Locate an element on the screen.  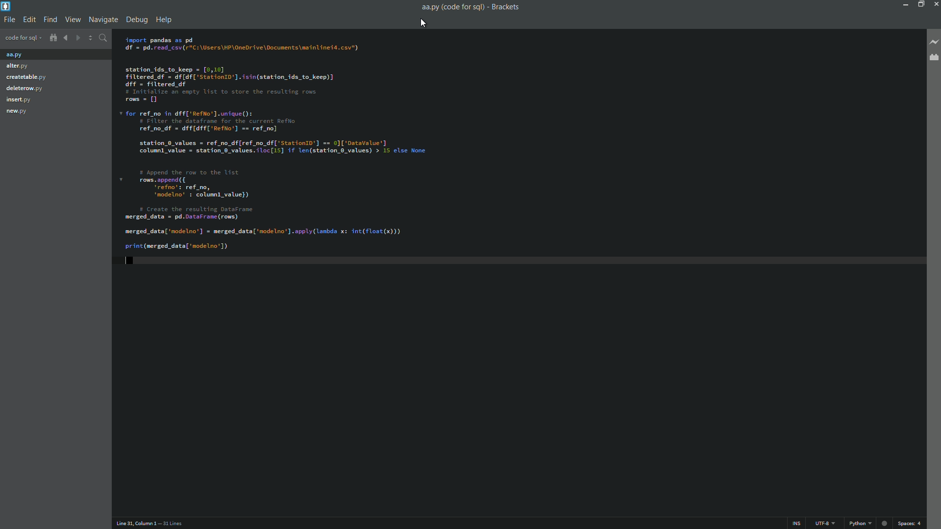
maximize is located at coordinates (920, 4).